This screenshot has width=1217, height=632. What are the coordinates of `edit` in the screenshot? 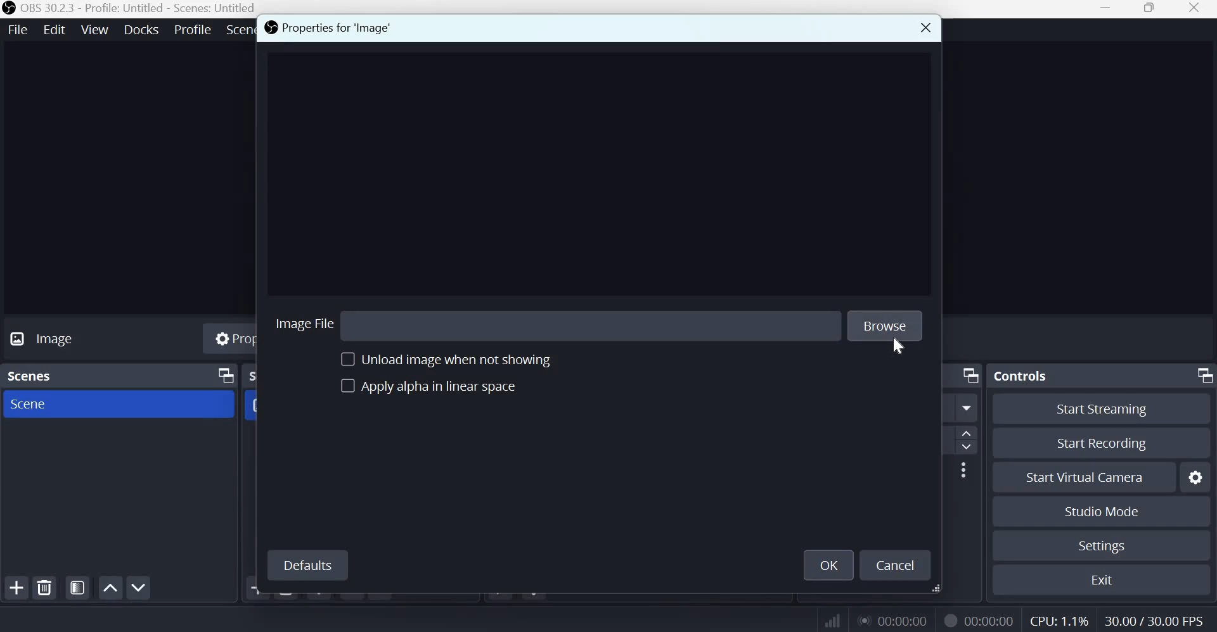 It's located at (55, 28).